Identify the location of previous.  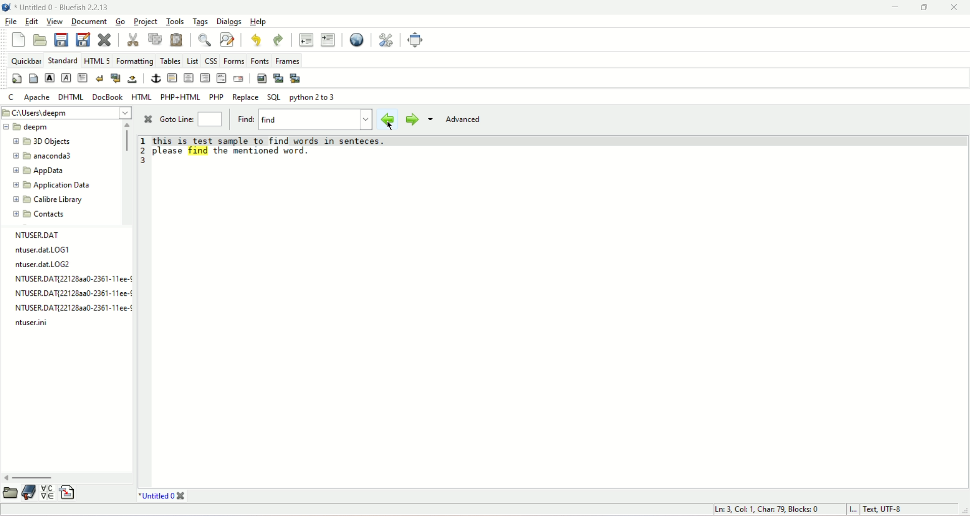
(387, 120).